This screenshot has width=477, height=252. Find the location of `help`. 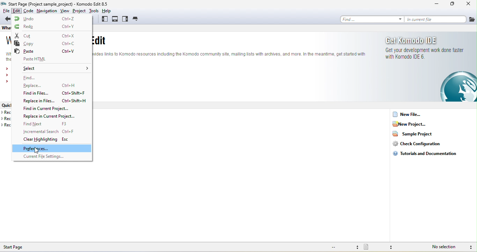

help is located at coordinates (109, 11).